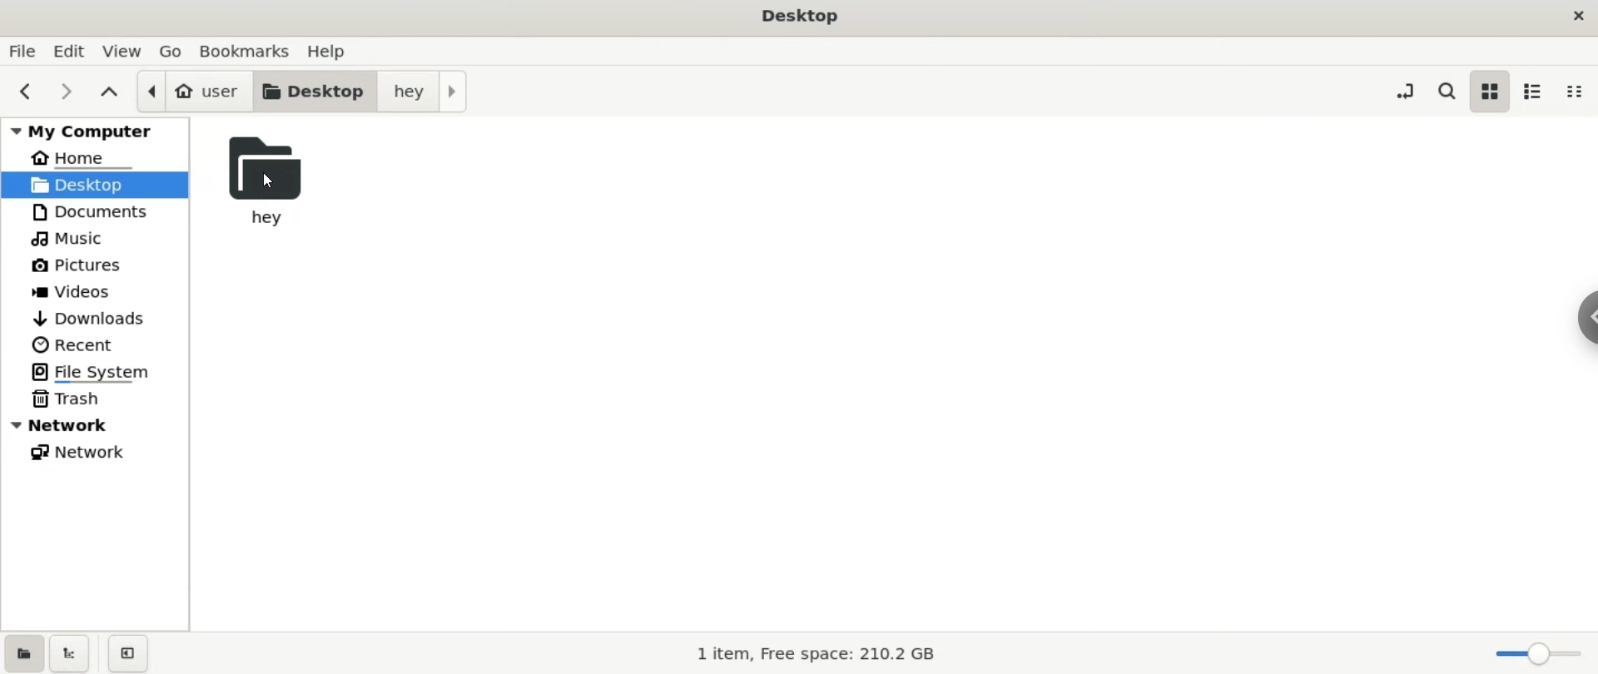  I want to click on downloads, so click(97, 315).